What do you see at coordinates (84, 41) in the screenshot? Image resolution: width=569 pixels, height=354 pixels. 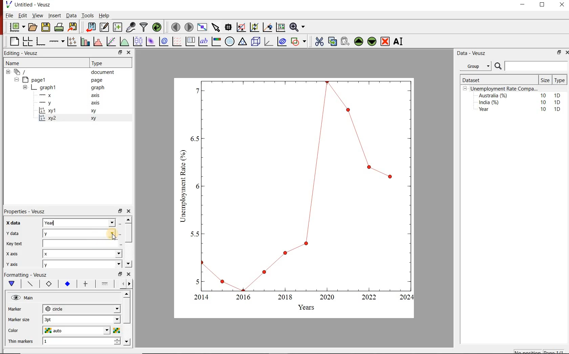 I see `bar graphs` at bounding box center [84, 41].